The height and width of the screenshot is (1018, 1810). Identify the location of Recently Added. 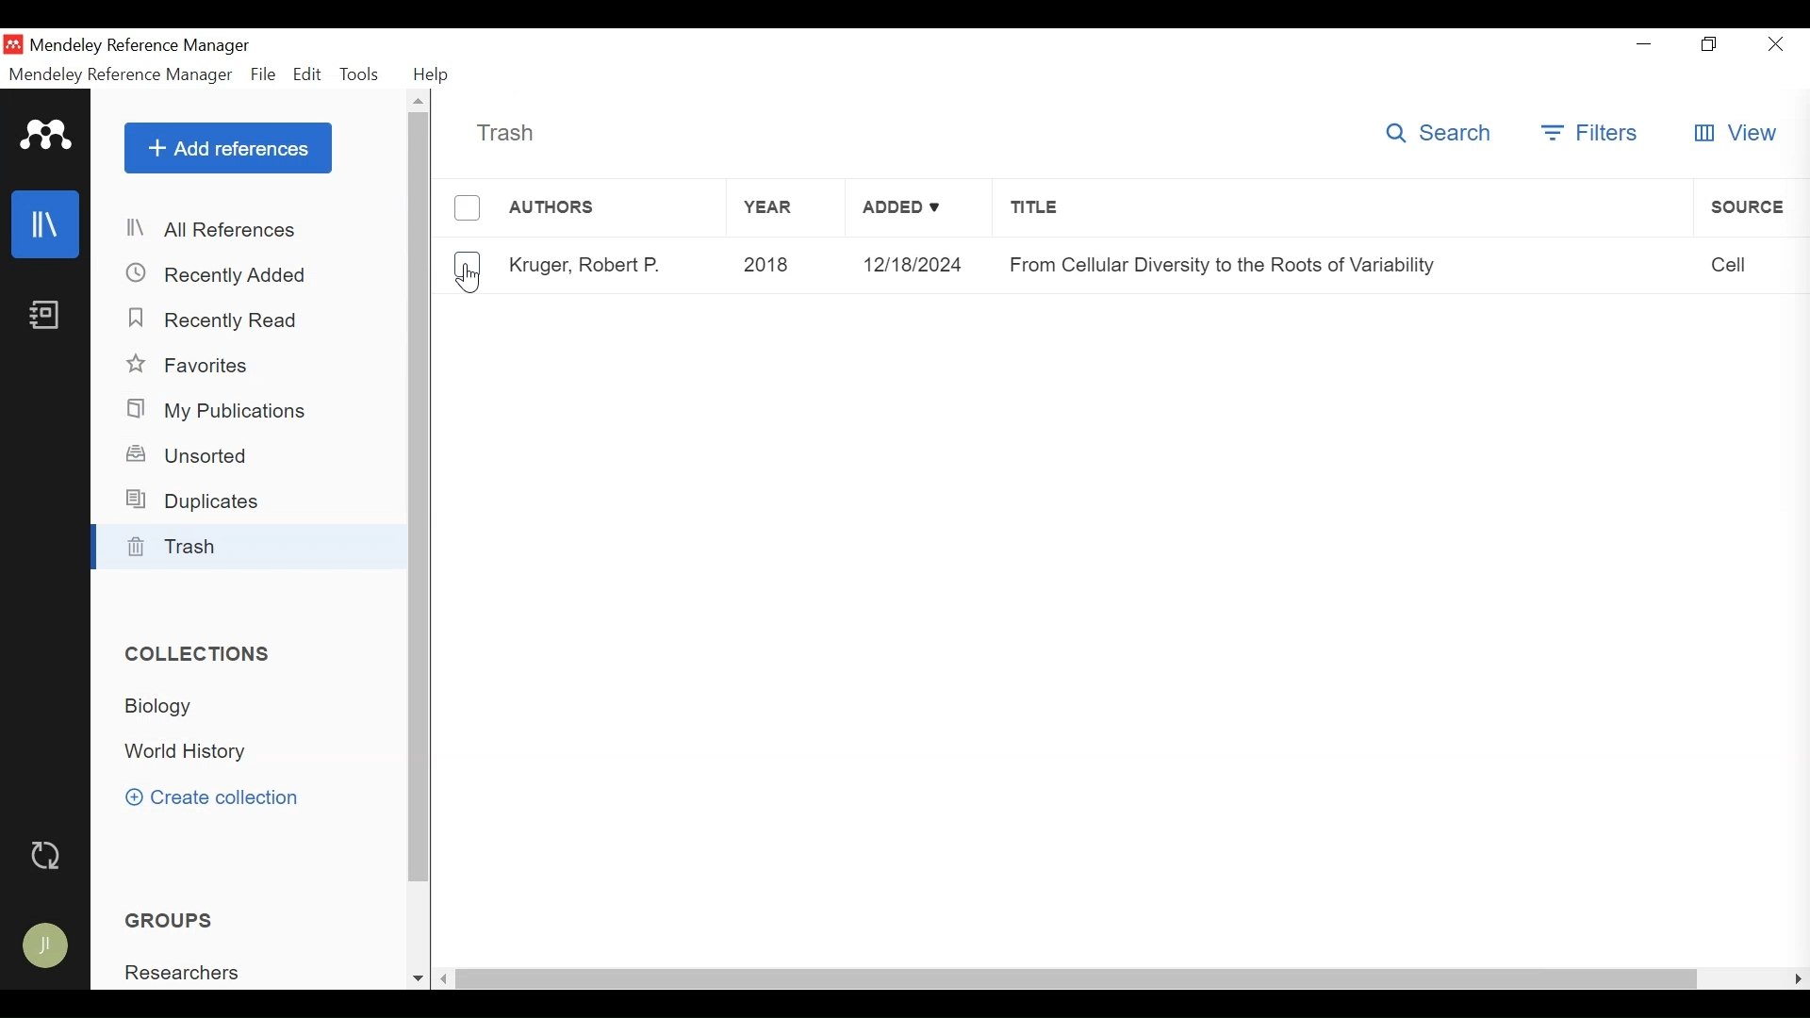
(223, 274).